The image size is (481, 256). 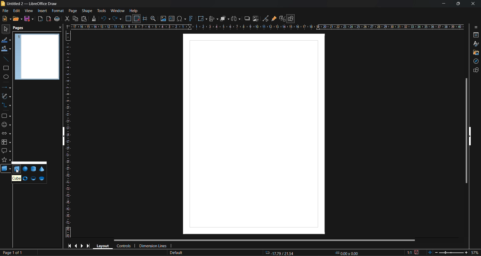 What do you see at coordinates (6, 59) in the screenshot?
I see `insert line` at bounding box center [6, 59].